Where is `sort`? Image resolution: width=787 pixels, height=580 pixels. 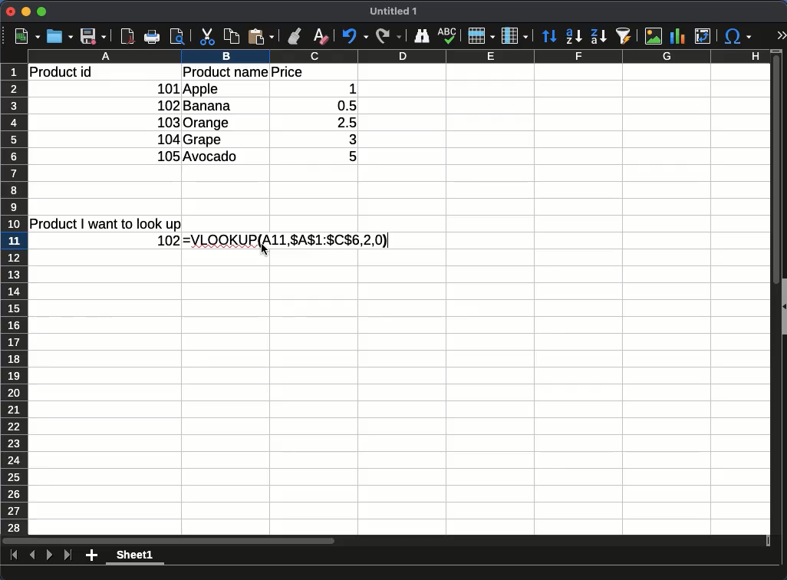 sort is located at coordinates (624, 36).